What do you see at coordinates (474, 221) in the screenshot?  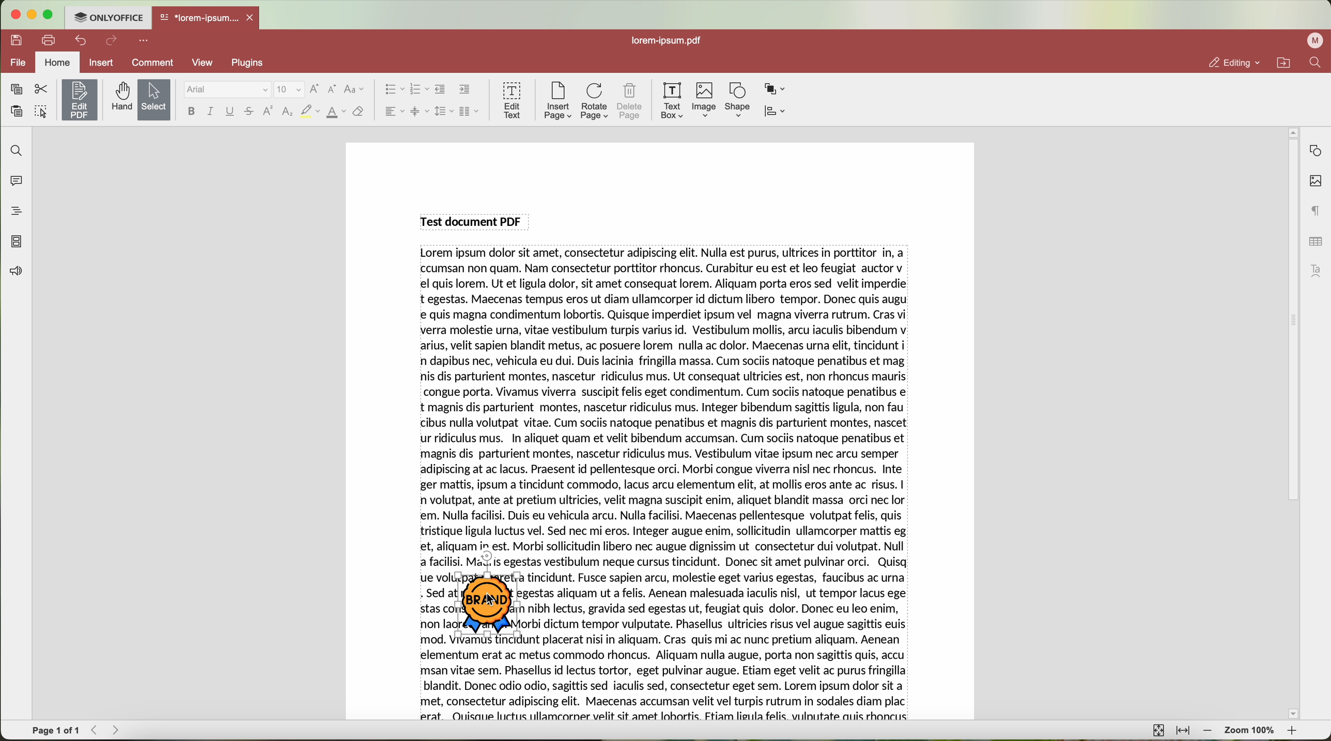 I see `Test document PDF` at bounding box center [474, 221].